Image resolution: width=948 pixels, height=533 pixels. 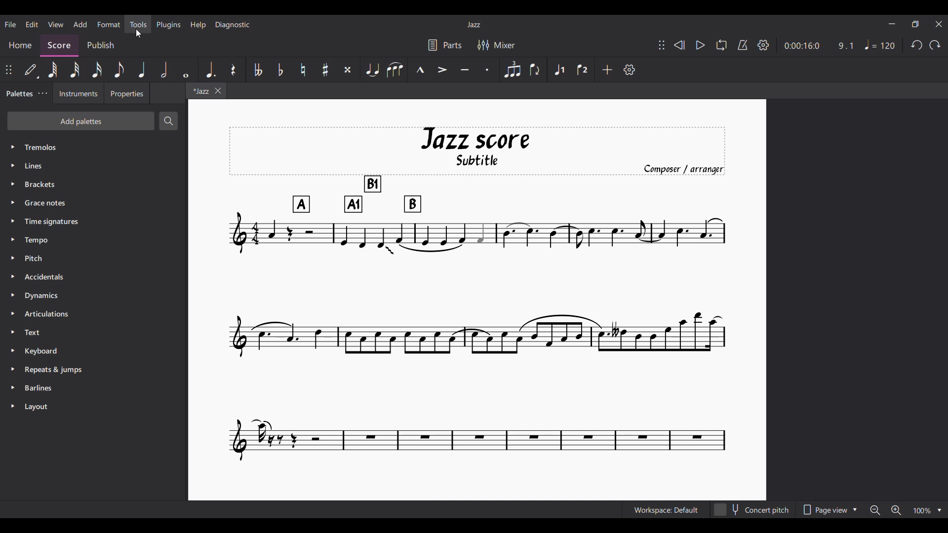 I want to click on Zoom in, so click(x=896, y=510).